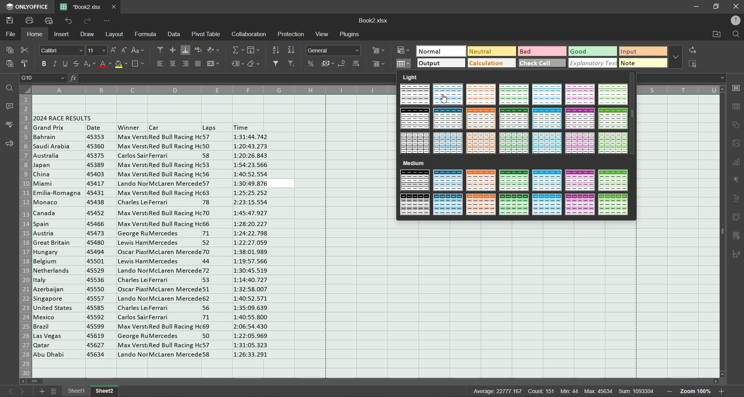 The height and width of the screenshot is (397, 744). What do you see at coordinates (615, 205) in the screenshot?
I see `table style medium 14` at bounding box center [615, 205].